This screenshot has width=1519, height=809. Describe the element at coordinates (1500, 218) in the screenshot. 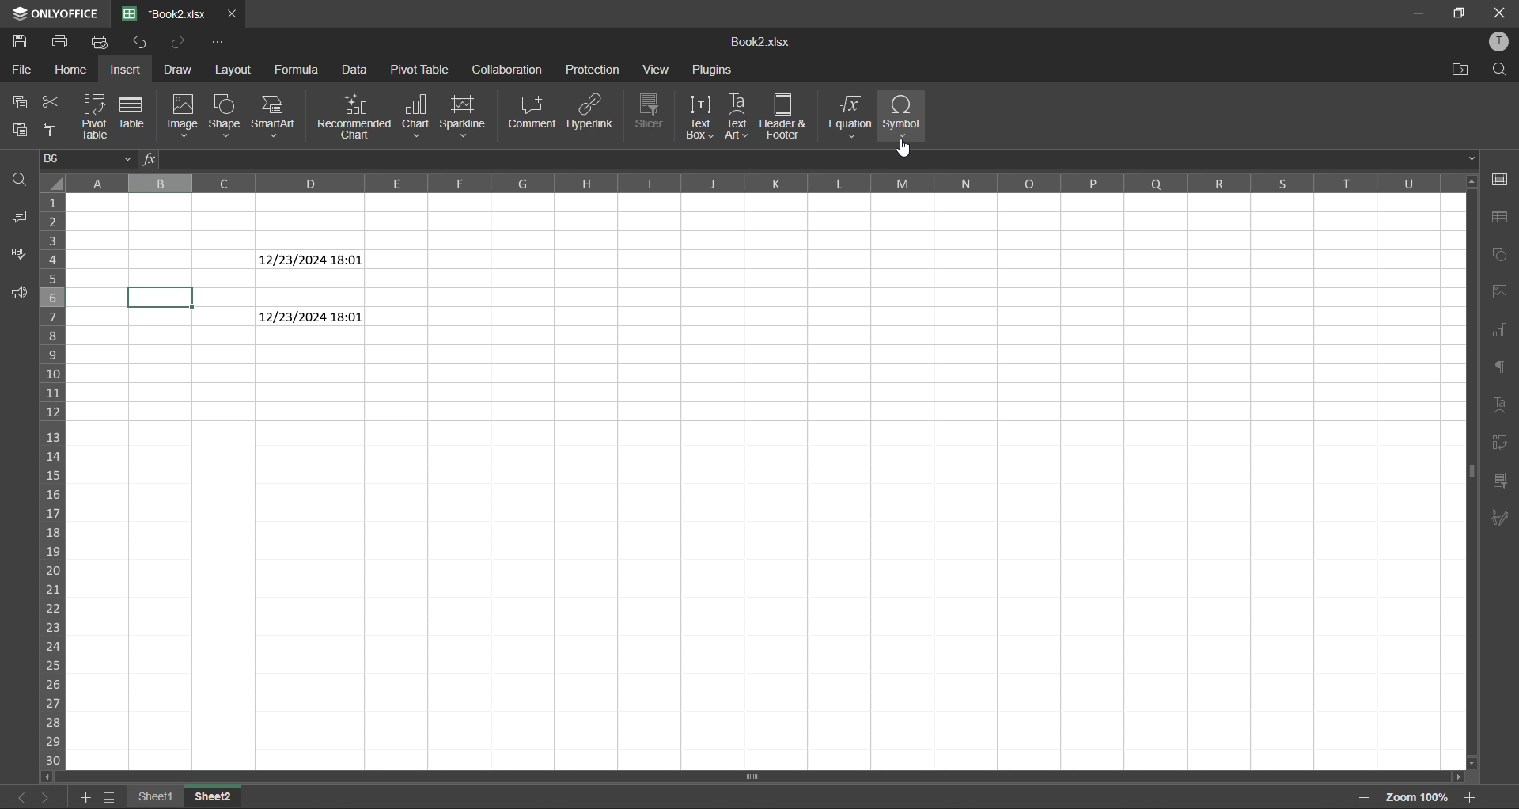

I see `table` at that location.